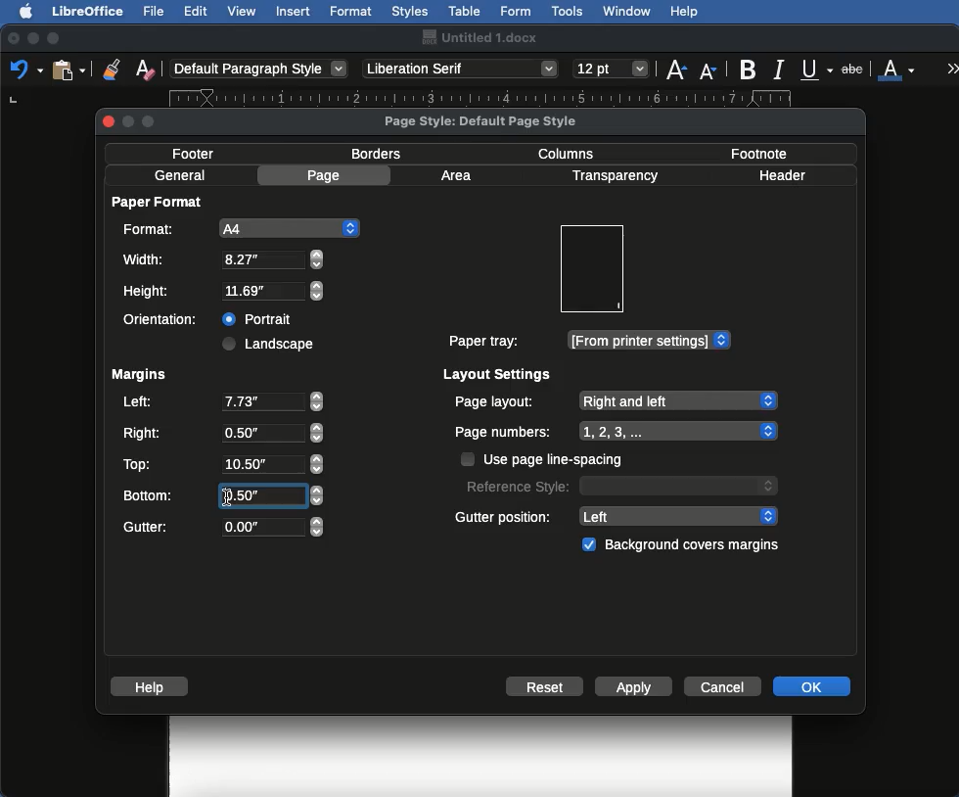 The image size is (959, 797). What do you see at coordinates (25, 69) in the screenshot?
I see `Undo` at bounding box center [25, 69].